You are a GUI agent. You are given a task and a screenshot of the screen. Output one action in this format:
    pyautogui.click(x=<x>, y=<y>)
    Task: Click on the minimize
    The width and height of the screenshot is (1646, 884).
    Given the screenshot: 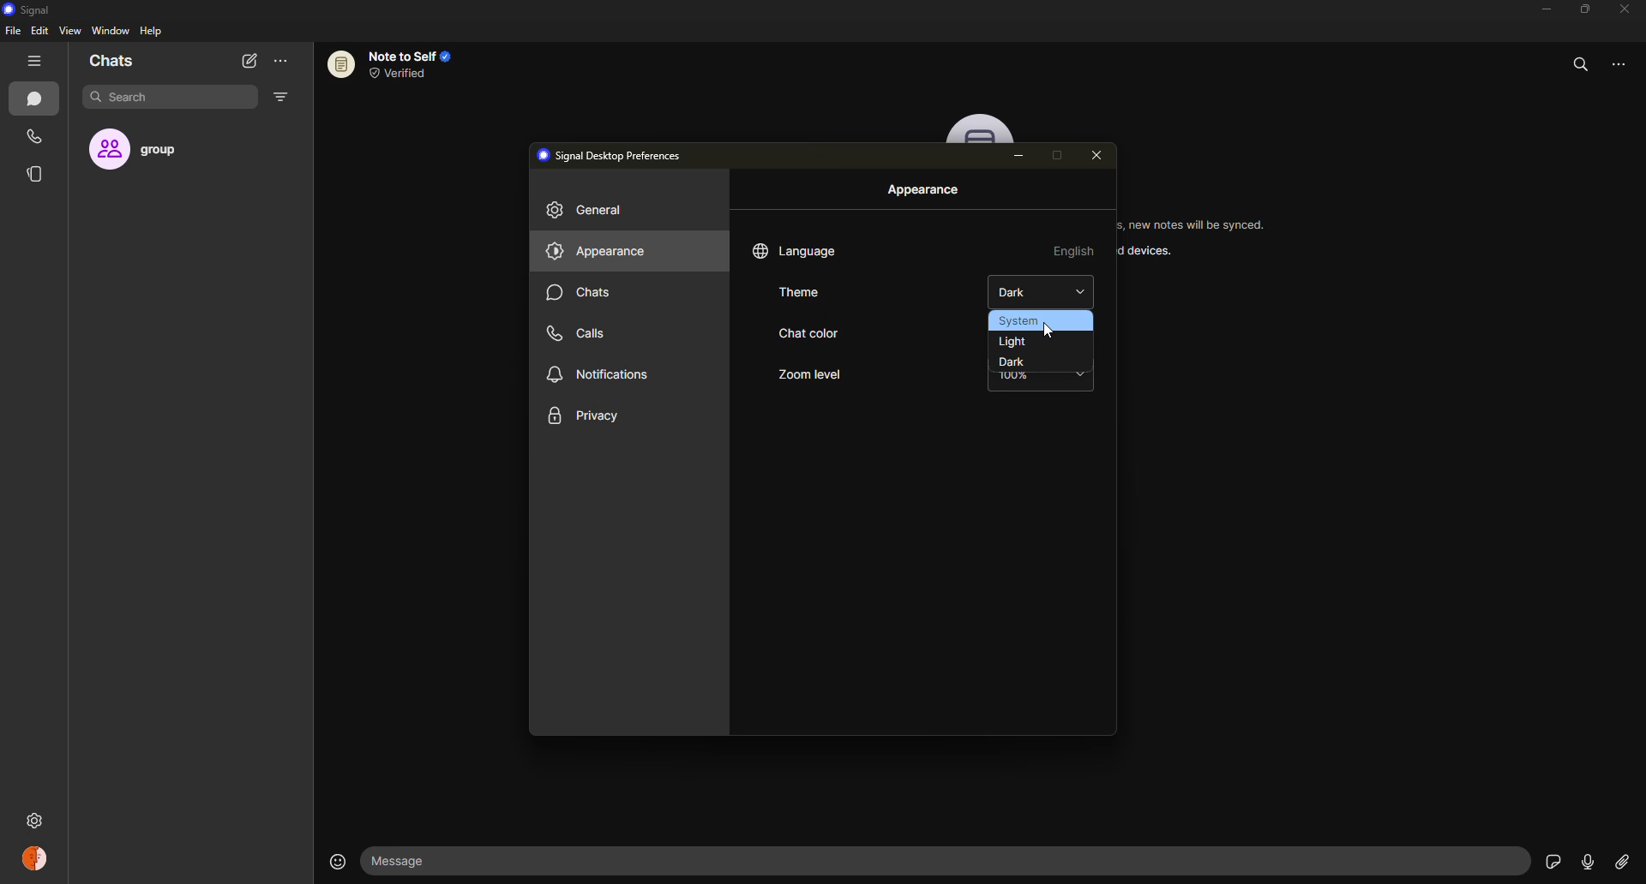 What is the action you would take?
    pyautogui.click(x=1020, y=155)
    